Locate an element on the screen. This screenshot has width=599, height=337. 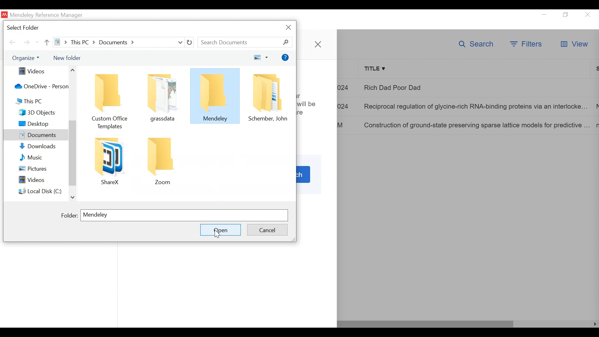
Videos is located at coordinates (41, 71).